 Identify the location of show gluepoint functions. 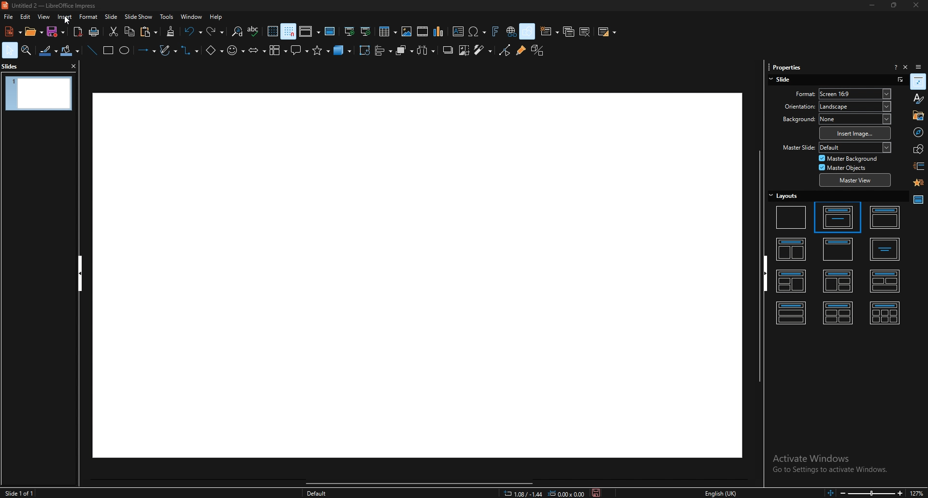
(520, 51).